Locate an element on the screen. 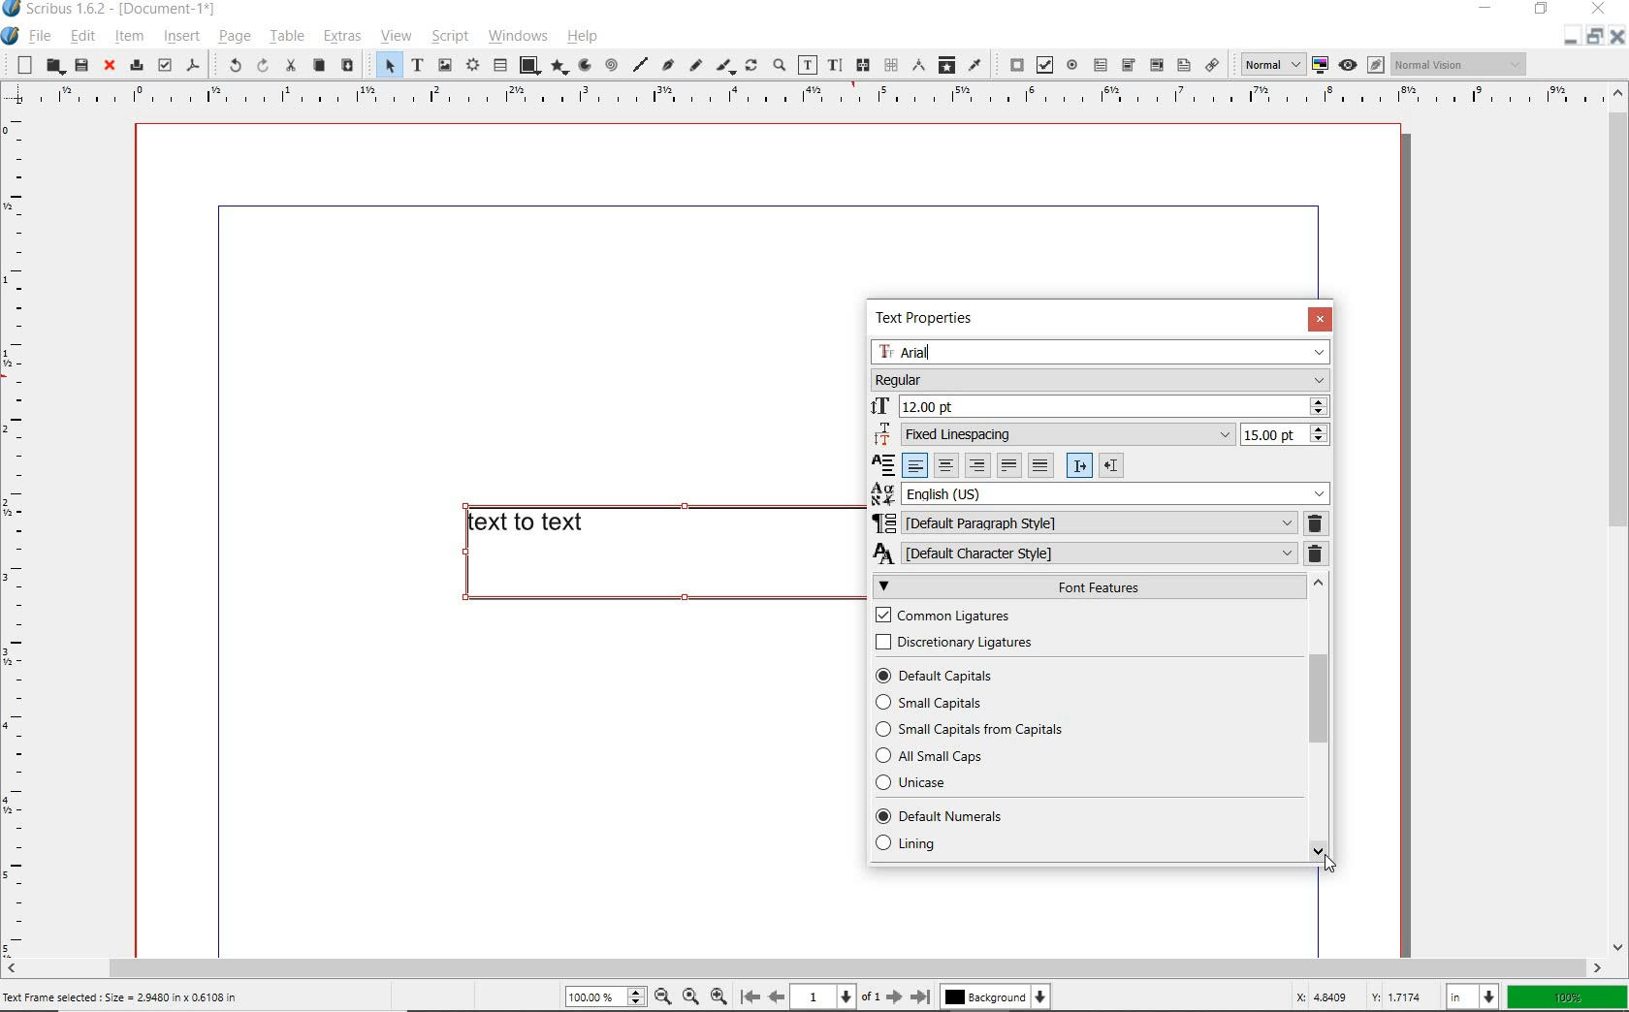 Image resolution: width=1629 pixels, height=1012 pixels. Normal vision is located at coordinates (1459, 65).